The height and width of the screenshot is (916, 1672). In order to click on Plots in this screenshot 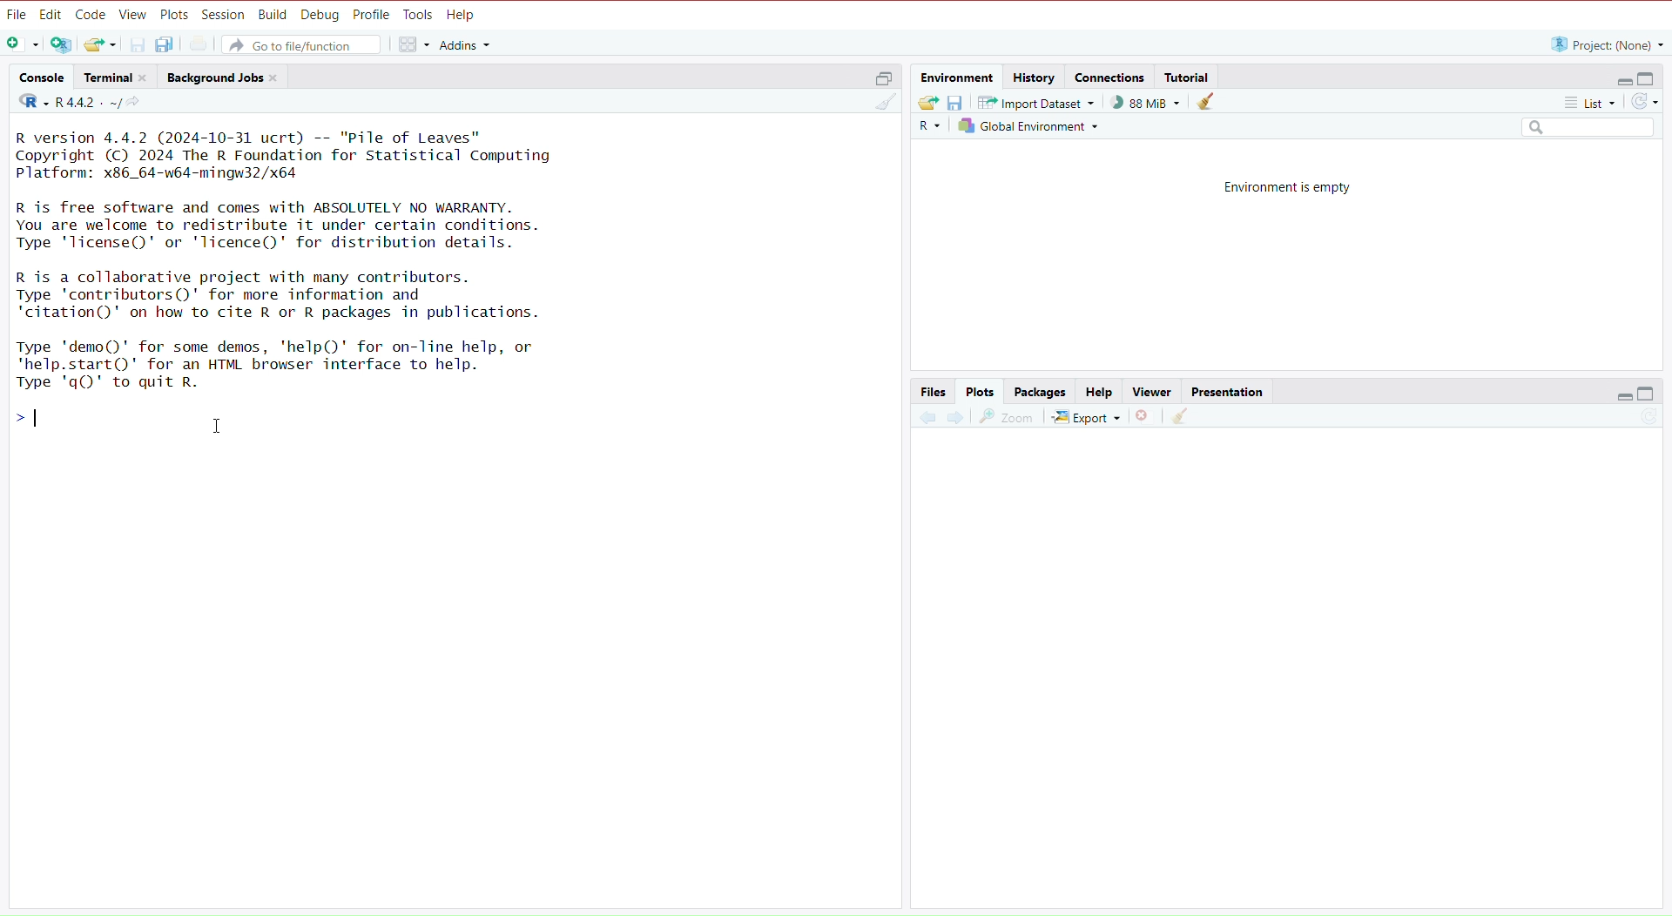, I will do `click(175, 14)`.